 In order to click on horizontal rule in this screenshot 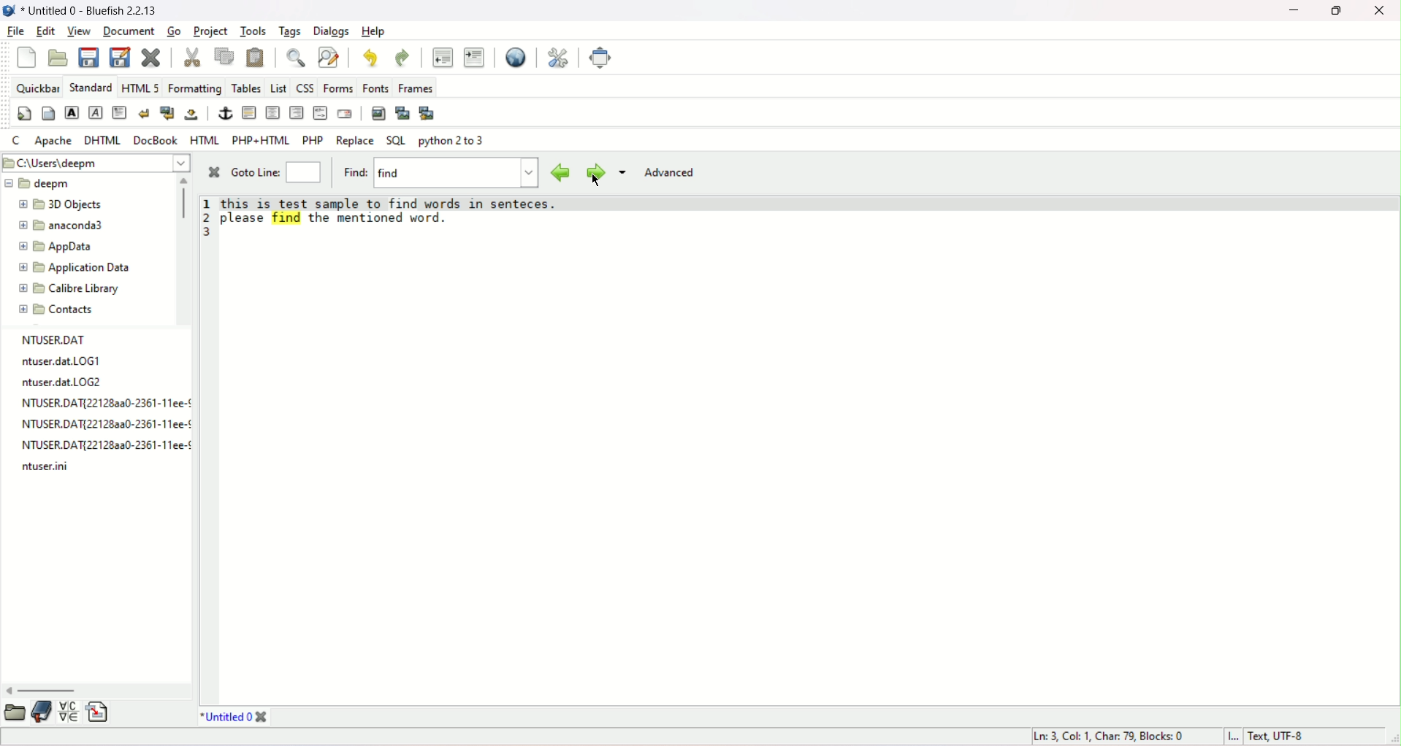, I will do `click(248, 112)`.